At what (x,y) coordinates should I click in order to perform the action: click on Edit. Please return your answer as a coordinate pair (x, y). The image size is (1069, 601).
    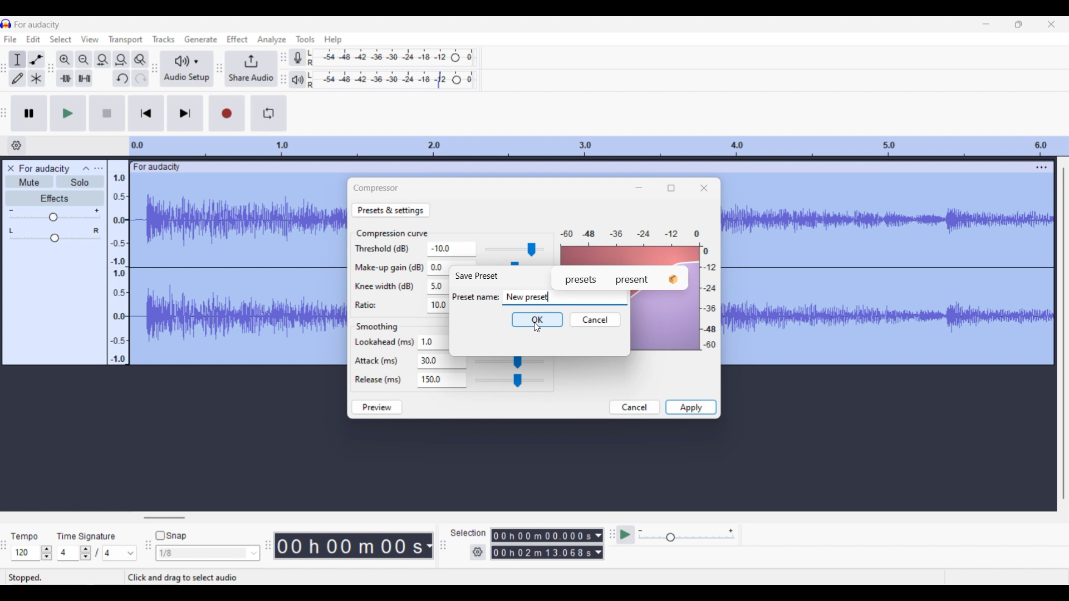
    Looking at the image, I should click on (33, 39).